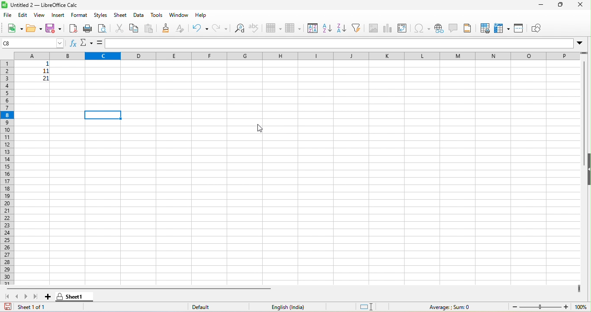  Describe the element at coordinates (331, 28) in the screenshot. I see `sort ascending` at that location.